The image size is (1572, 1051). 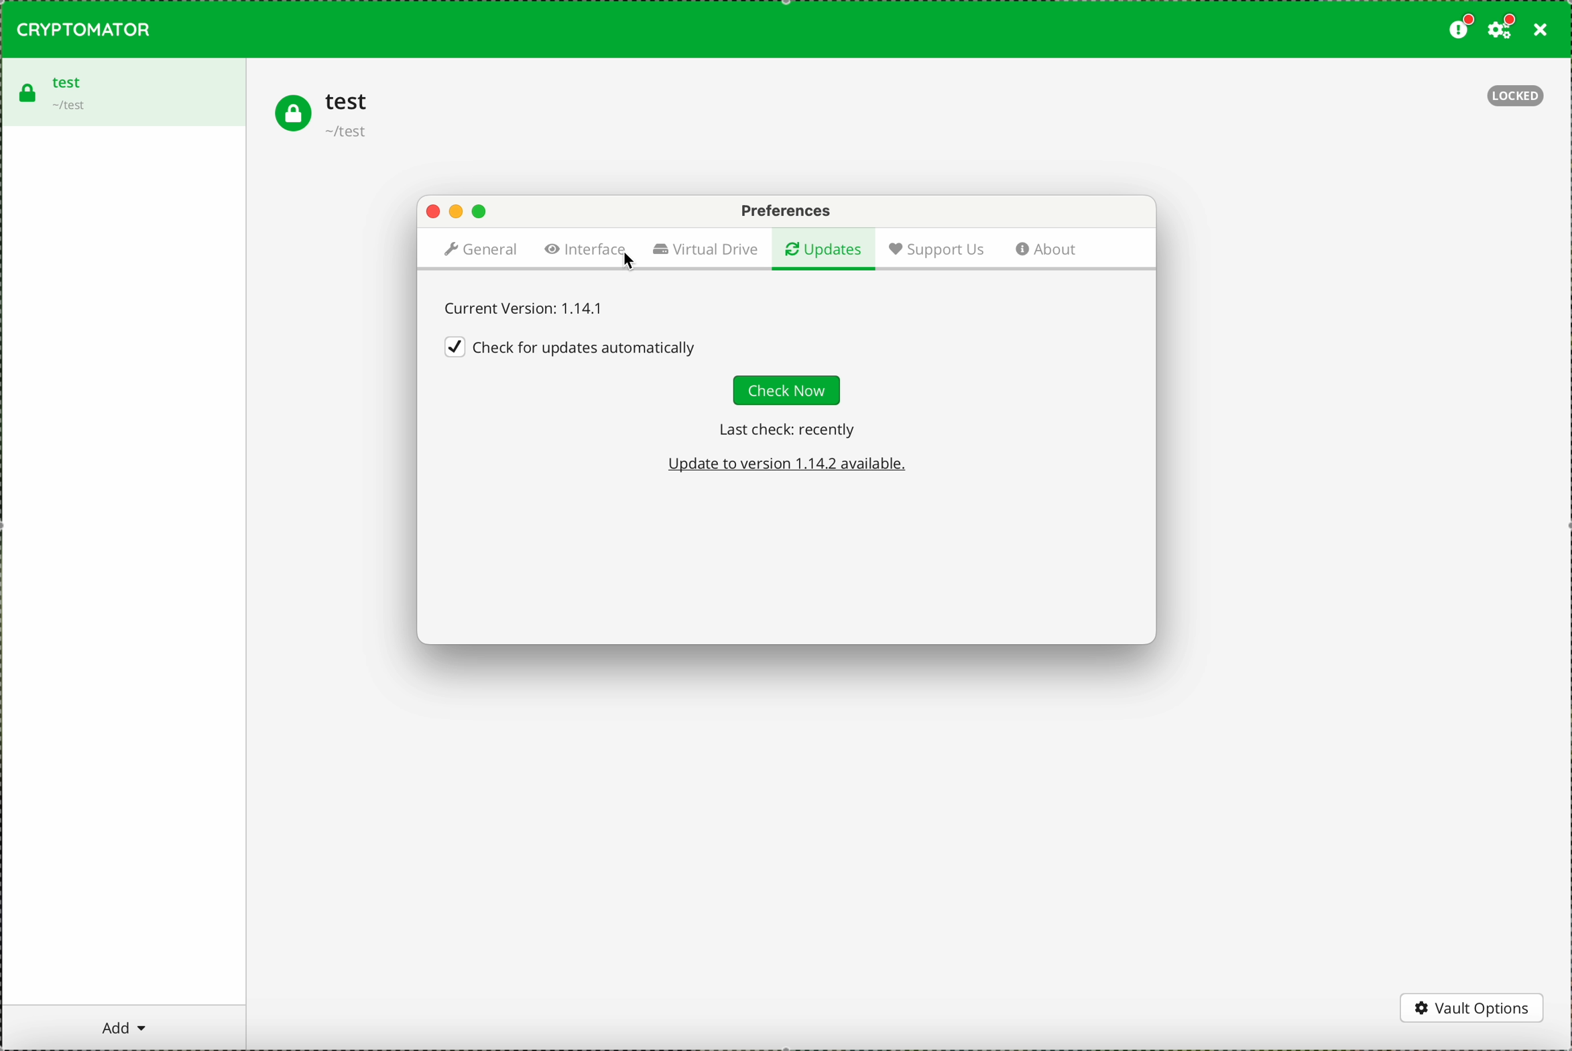 What do you see at coordinates (1049, 249) in the screenshot?
I see `about` at bounding box center [1049, 249].